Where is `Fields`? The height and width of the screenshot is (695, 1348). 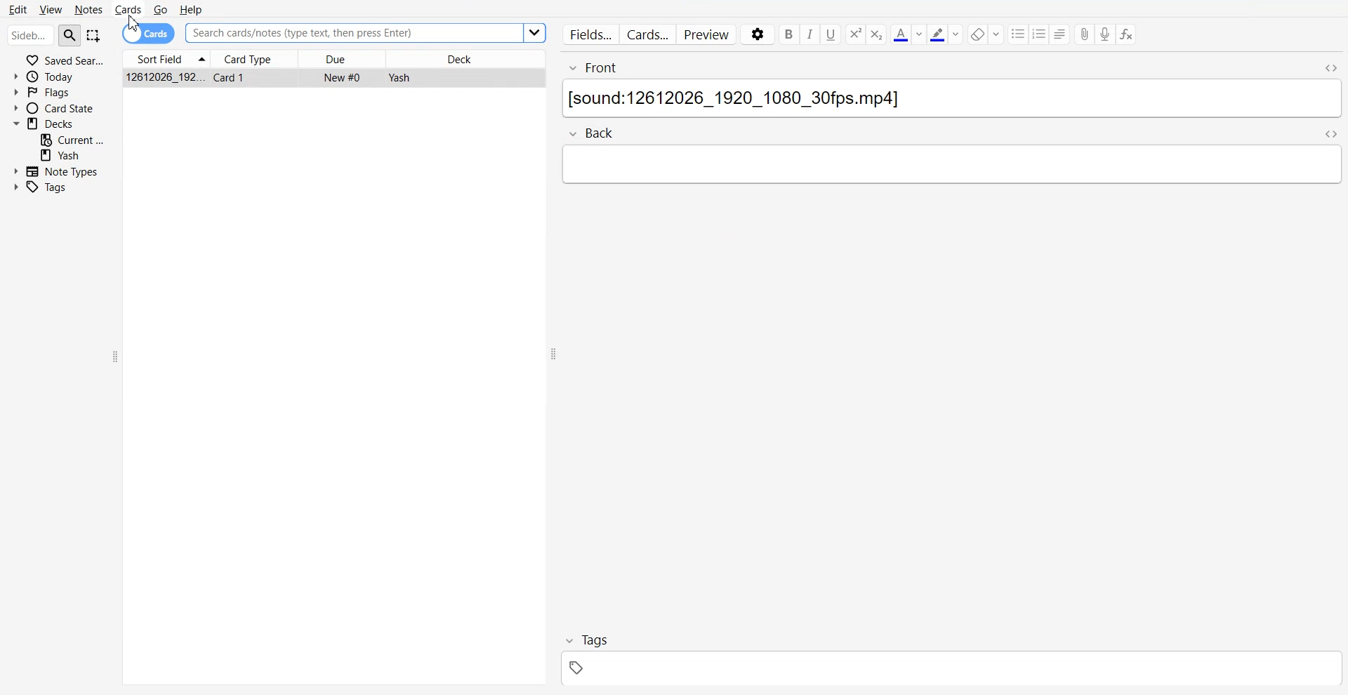 Fields is located at coordinates (588, 34).